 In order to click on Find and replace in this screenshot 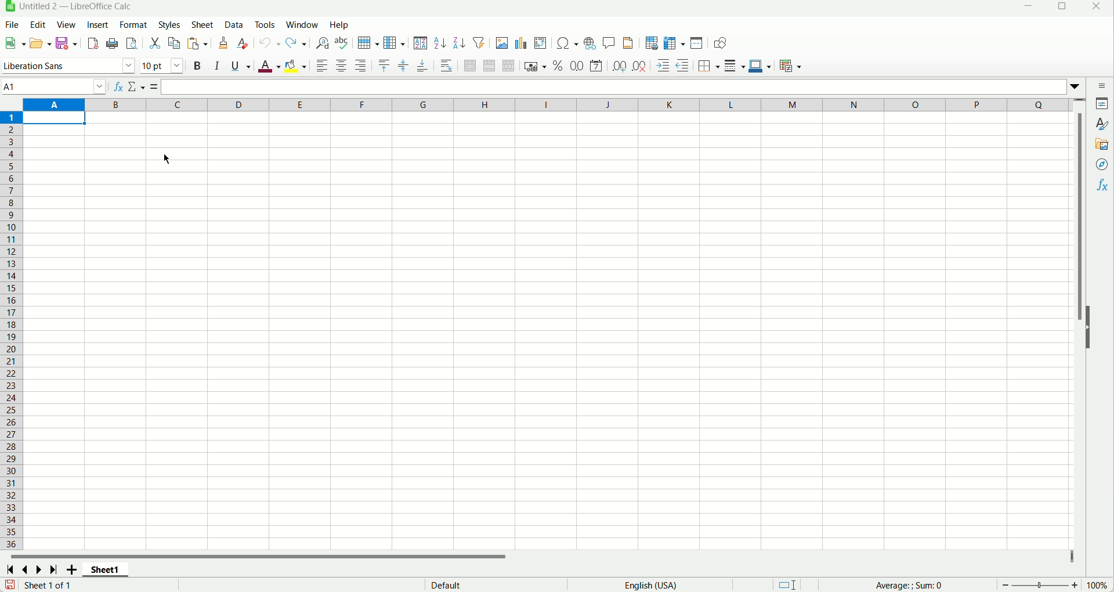, I will do `click(323, 44)`.